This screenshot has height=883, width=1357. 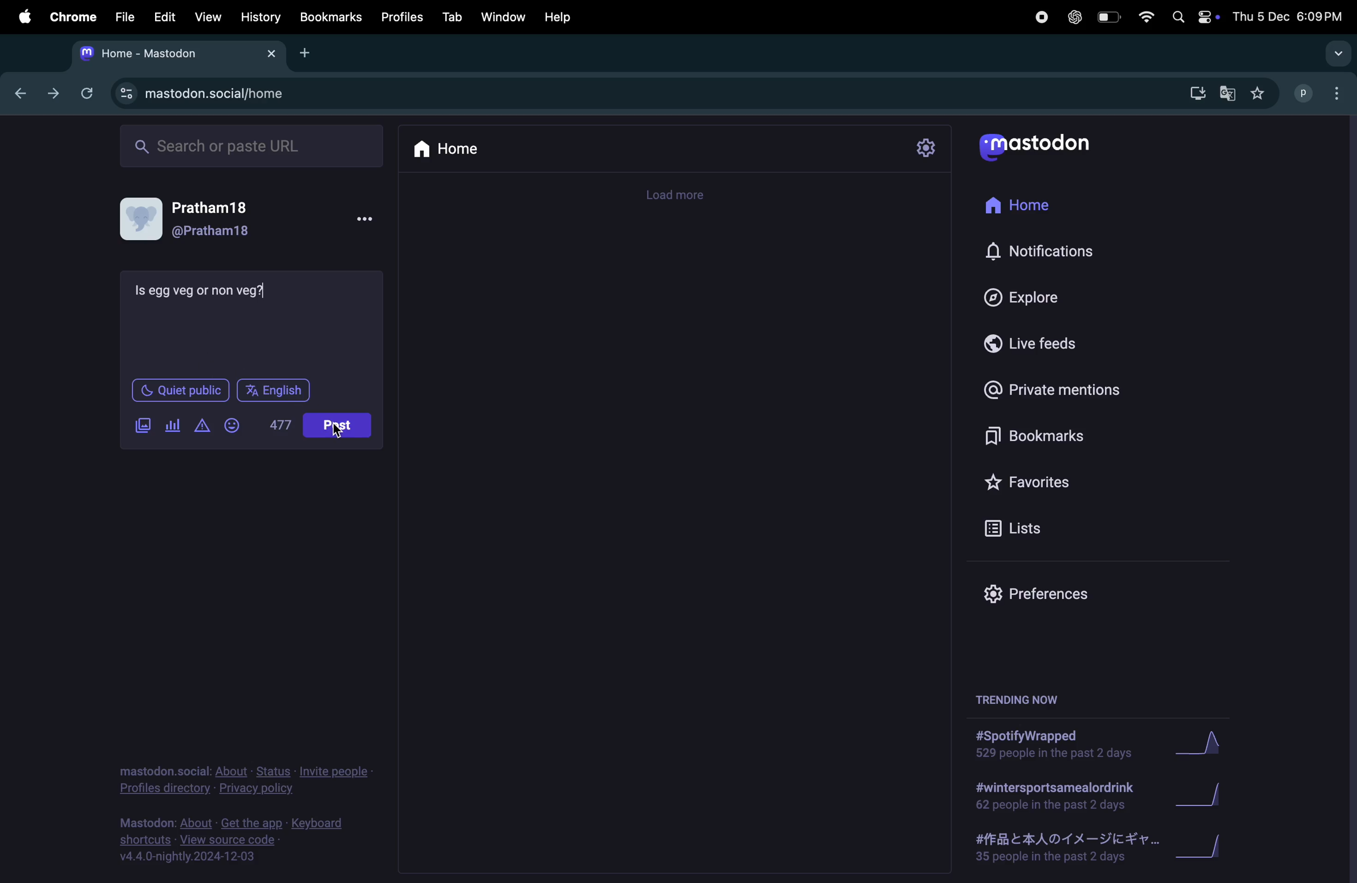 What do you see at coordinates (1038, 20) in the screenshot?
I see `record` at bounding box center [1038, 20].